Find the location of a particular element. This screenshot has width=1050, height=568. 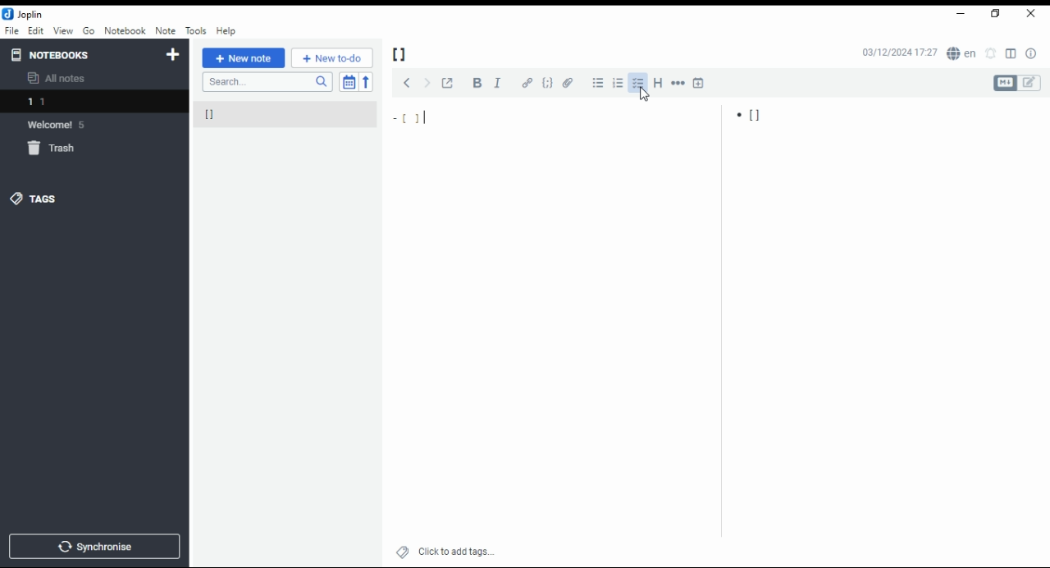

New to-do is located at coordinates (332, 57).